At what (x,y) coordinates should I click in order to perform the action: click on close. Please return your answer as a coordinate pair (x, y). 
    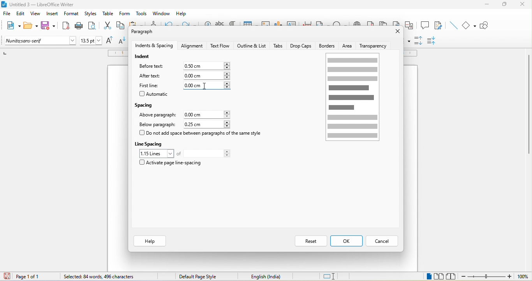
    Looking at the image, I should click on (521, 4).